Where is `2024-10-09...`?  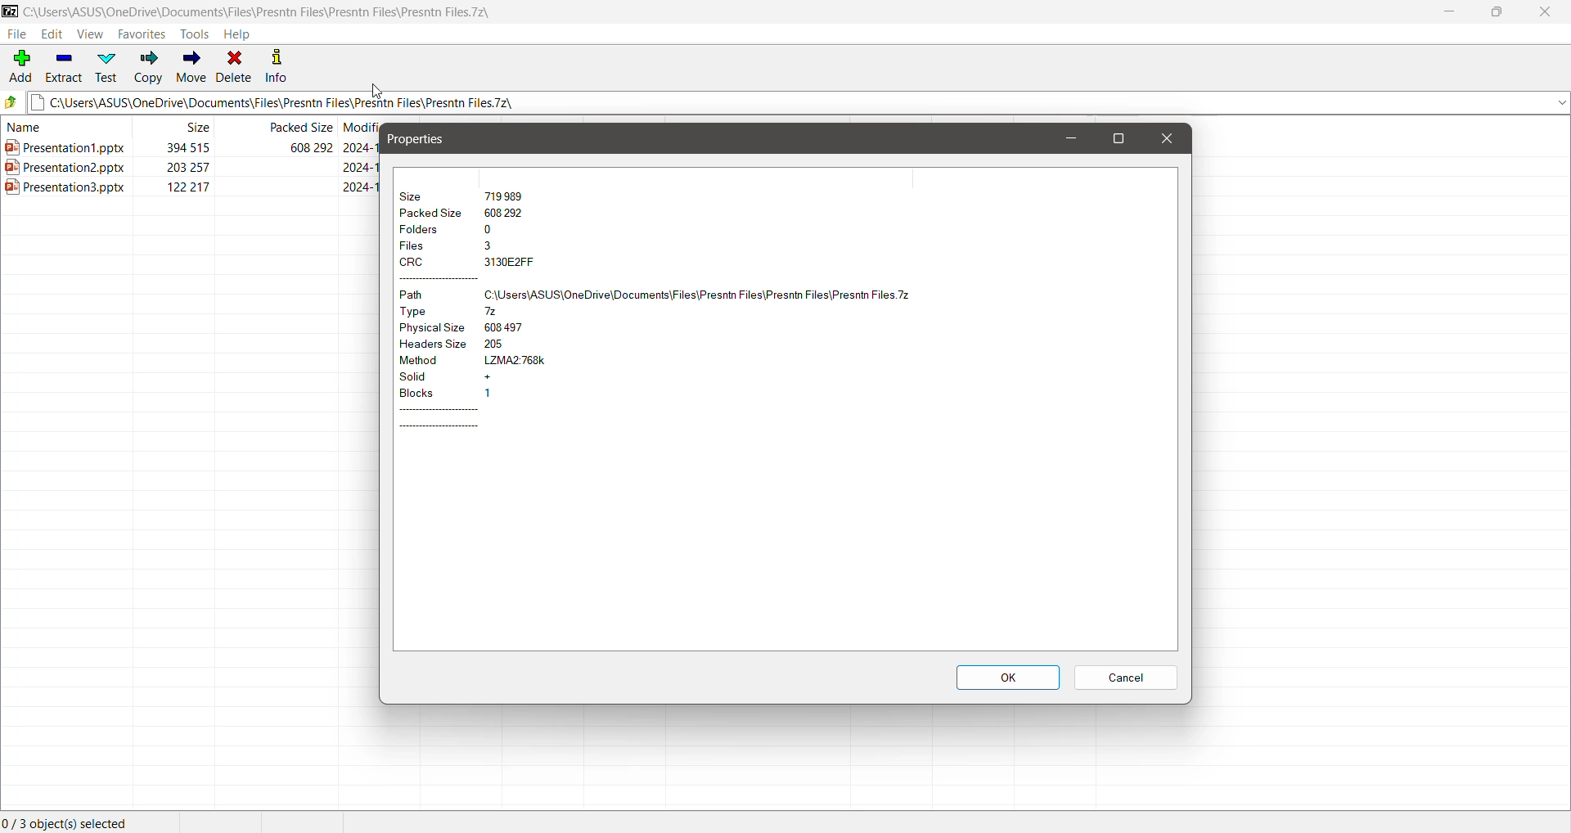 2024-10-09... is located at coordinates (362, 167).